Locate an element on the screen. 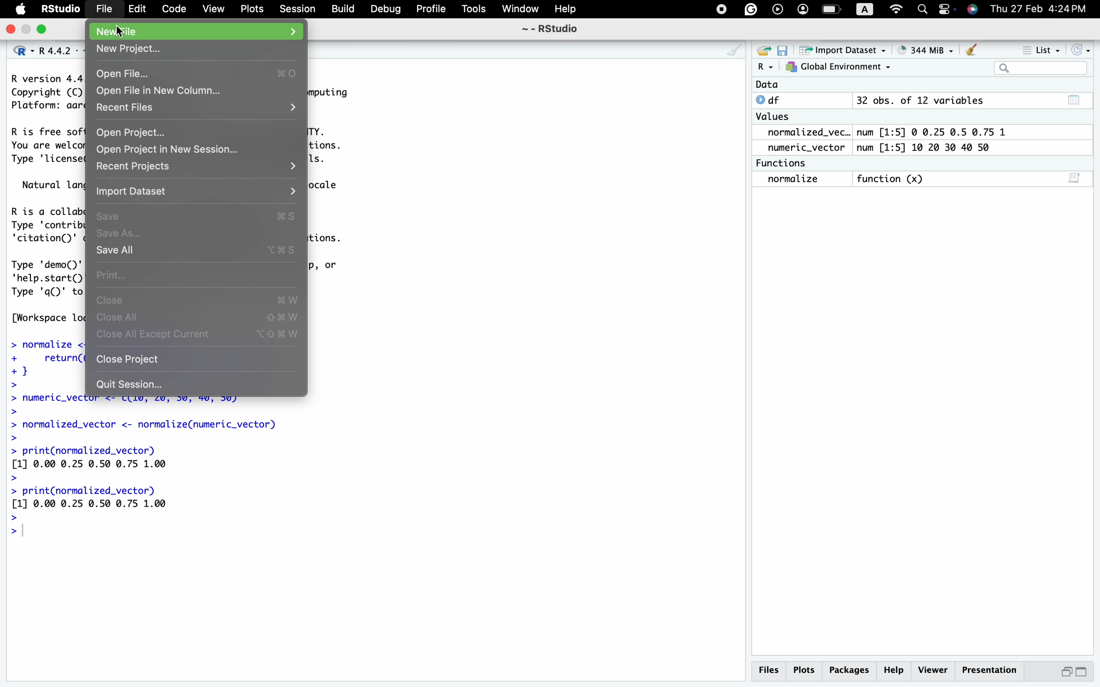  Global Environment is located at coordinates (837, 67).